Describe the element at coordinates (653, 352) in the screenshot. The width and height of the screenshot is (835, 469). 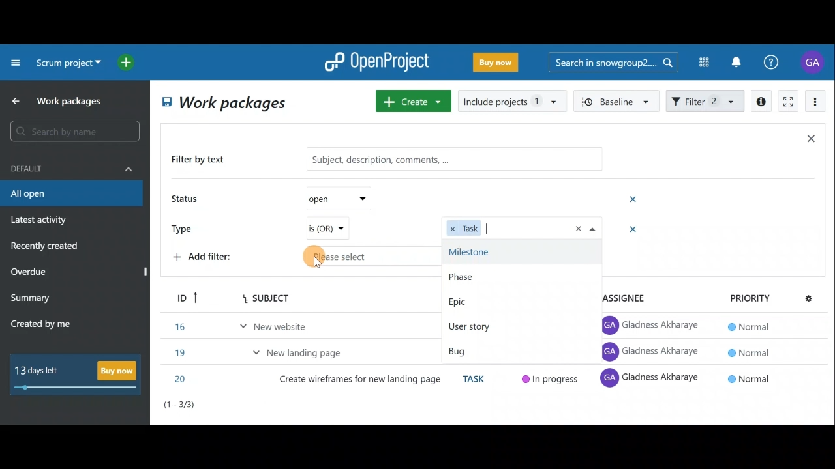
I see `Assignee name` at that location.